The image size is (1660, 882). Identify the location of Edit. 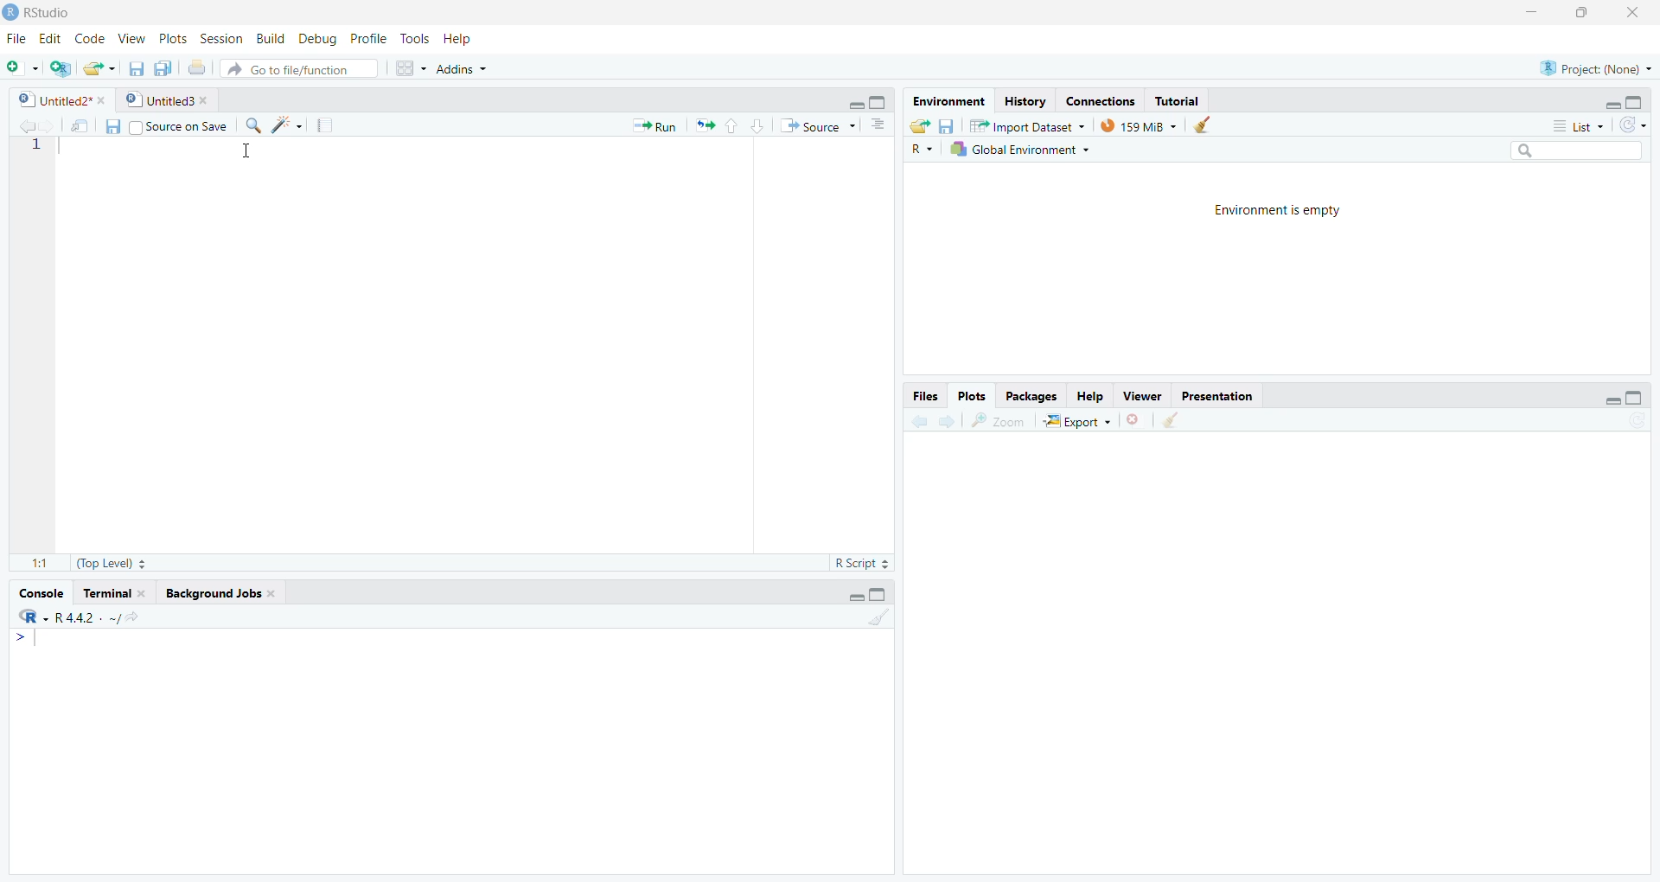
(52, 39).